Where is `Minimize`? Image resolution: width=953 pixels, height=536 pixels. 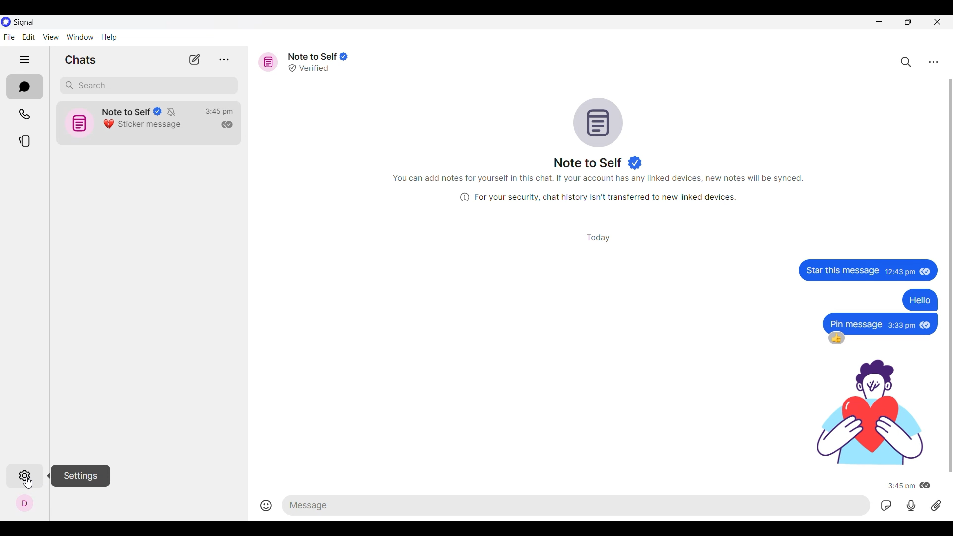
Minimize is located at coordinates (879, 21).